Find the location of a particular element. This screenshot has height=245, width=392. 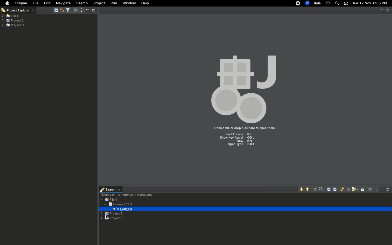

minimize is located at coordinates (87, 10).